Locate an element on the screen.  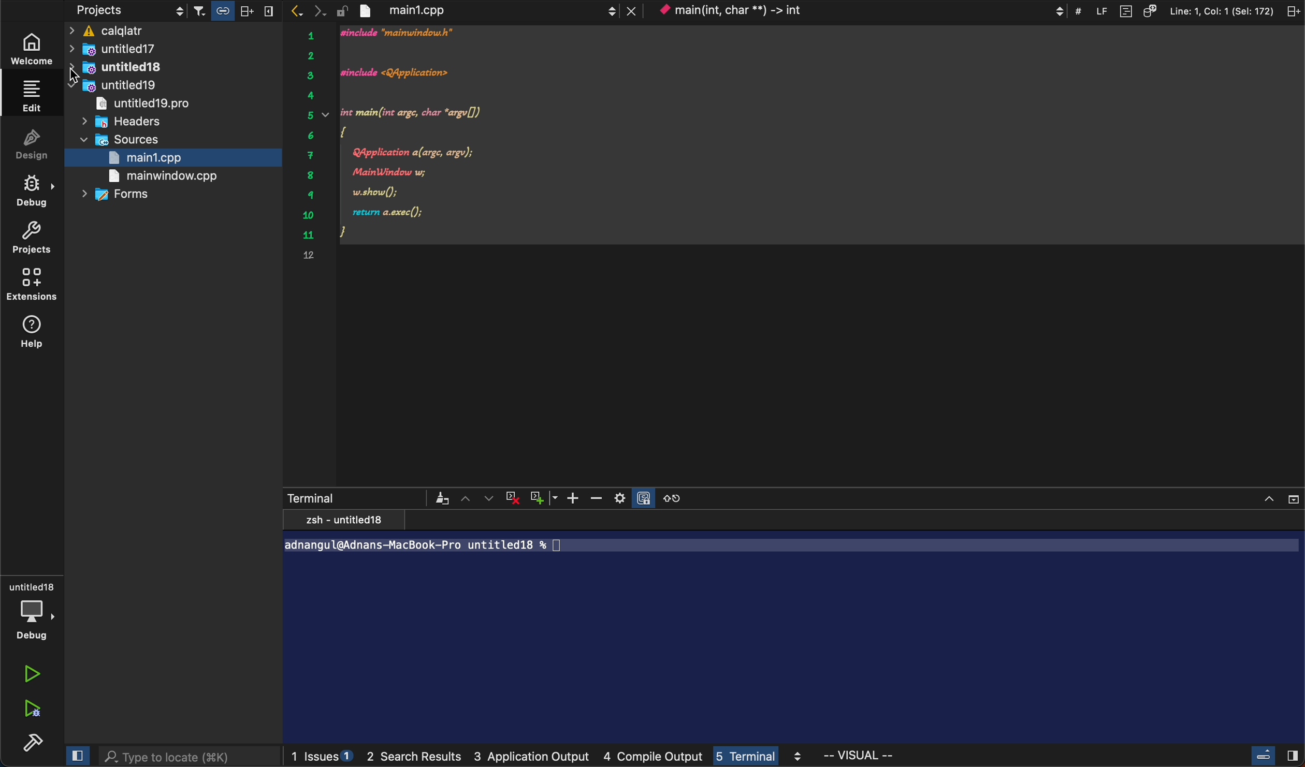
run is located at coordinates (32, 674).